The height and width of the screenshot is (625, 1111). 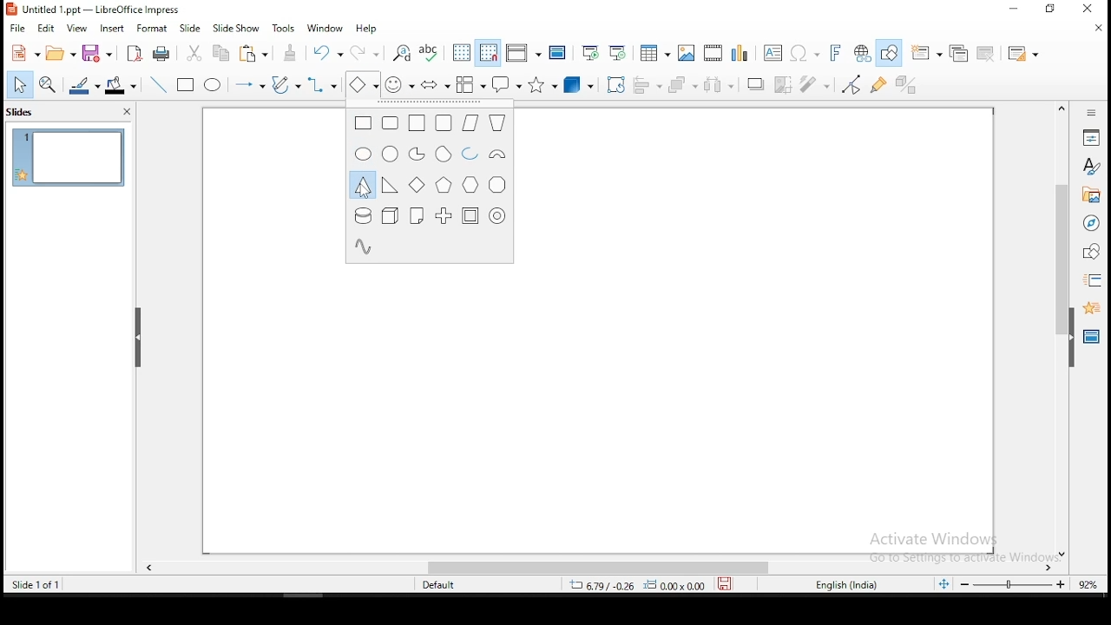 What do you see at coordinates (945, 587) in the screenshot?
I see `fit to slide` at bounding box center [945, 587].